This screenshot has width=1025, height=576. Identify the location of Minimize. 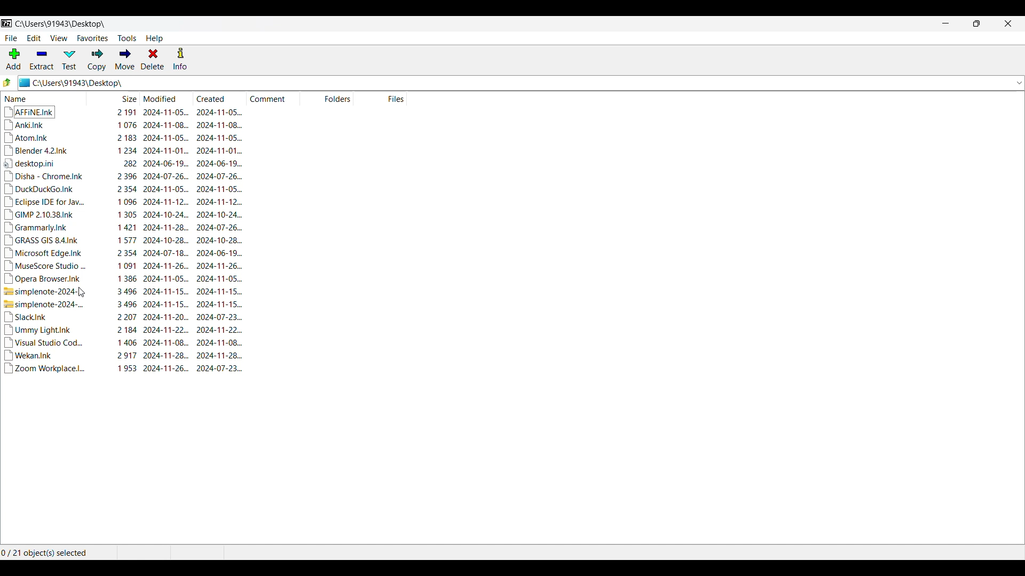
(945, 23).